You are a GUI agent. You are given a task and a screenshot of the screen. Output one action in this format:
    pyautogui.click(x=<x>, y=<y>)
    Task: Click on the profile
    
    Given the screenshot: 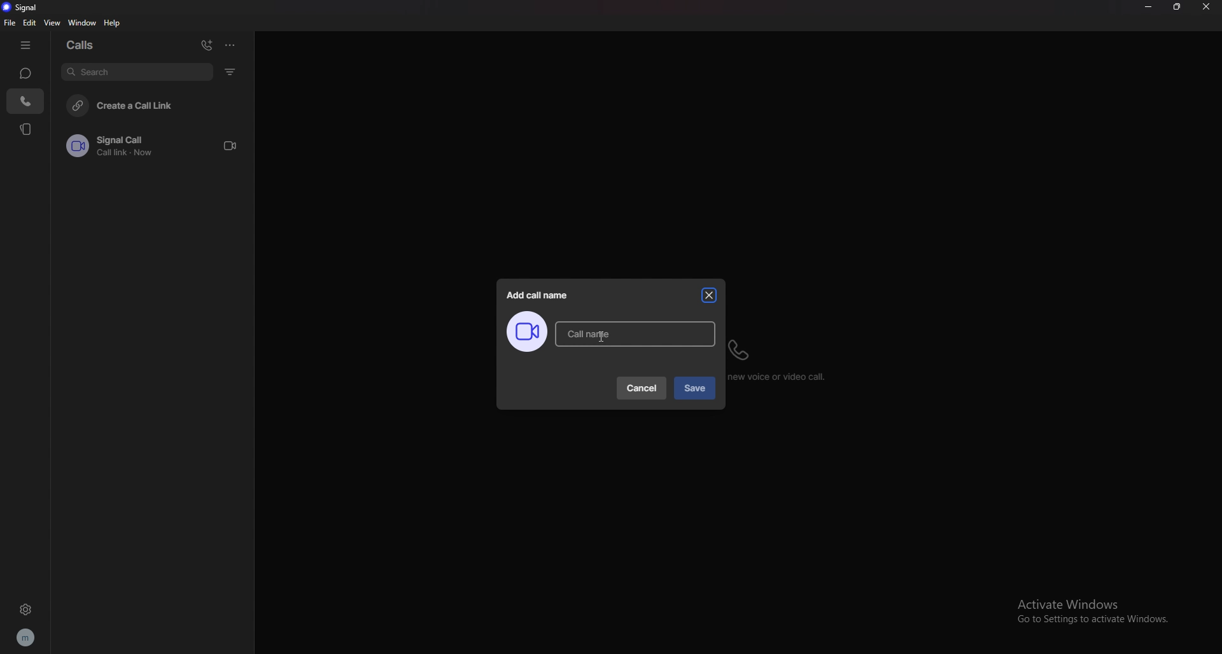 What is the action you would take?
    pyautogui.click(x=25, y=638)
    